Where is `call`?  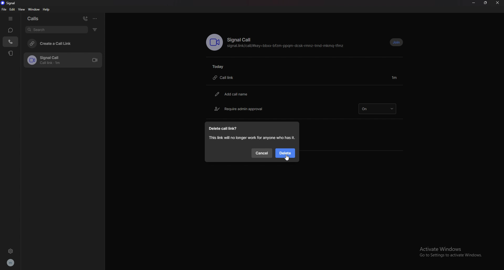 call is located at coordinates (10, 42).